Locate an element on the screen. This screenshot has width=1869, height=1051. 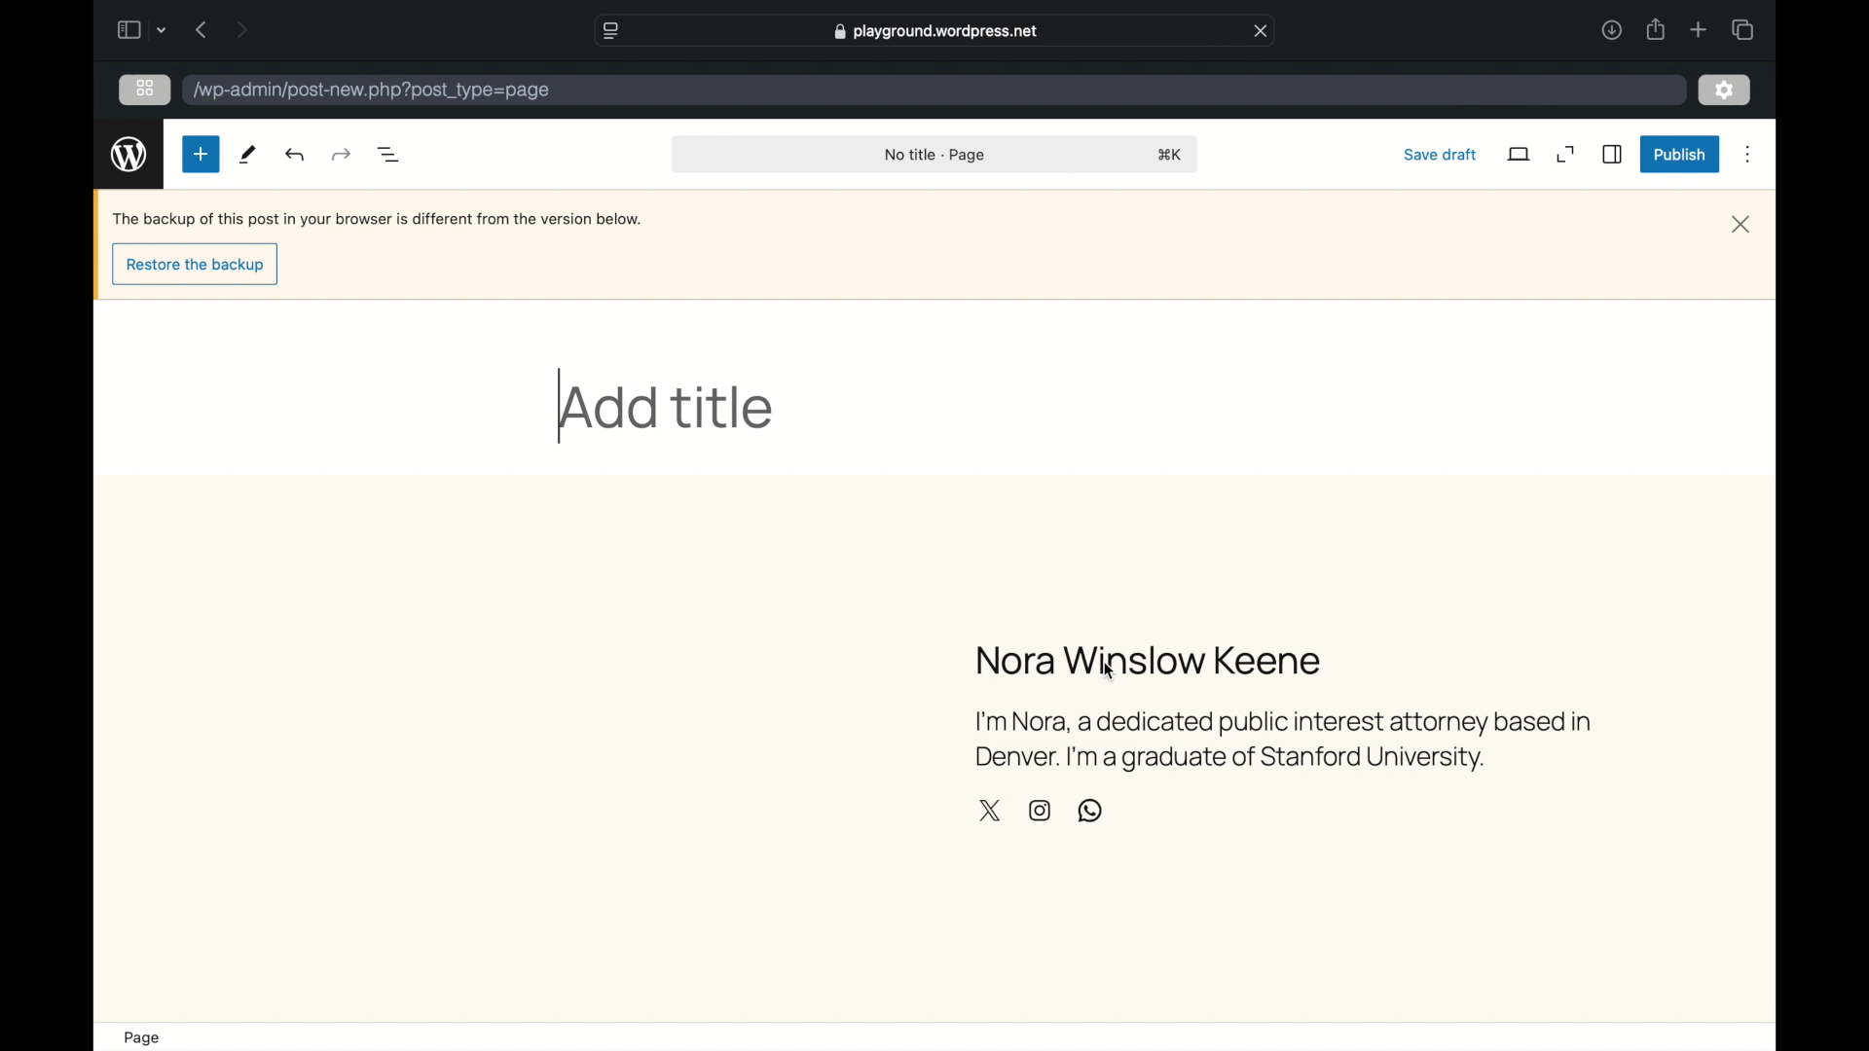
downloads is located at coordinates (1611, 29).